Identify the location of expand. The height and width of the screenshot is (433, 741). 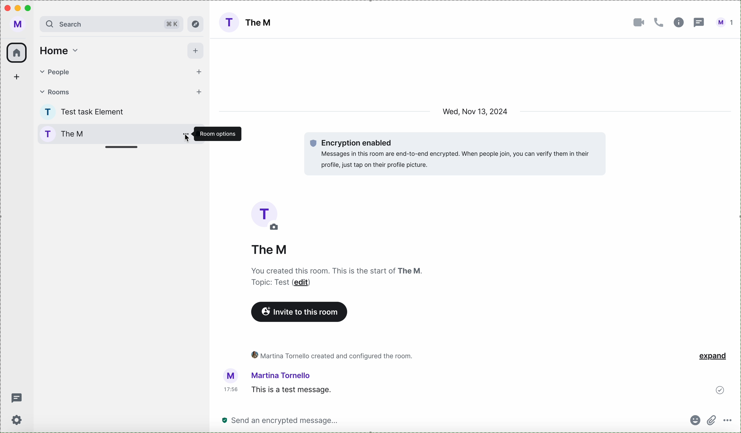
(714, 356).